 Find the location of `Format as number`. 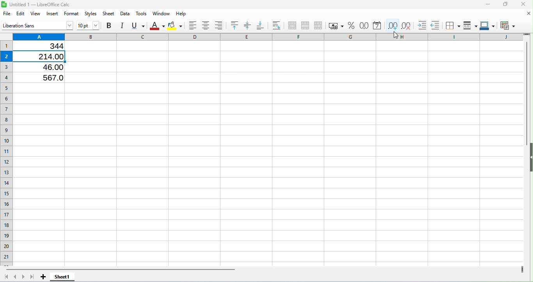

Format as number is located at coordinates (362, 25).